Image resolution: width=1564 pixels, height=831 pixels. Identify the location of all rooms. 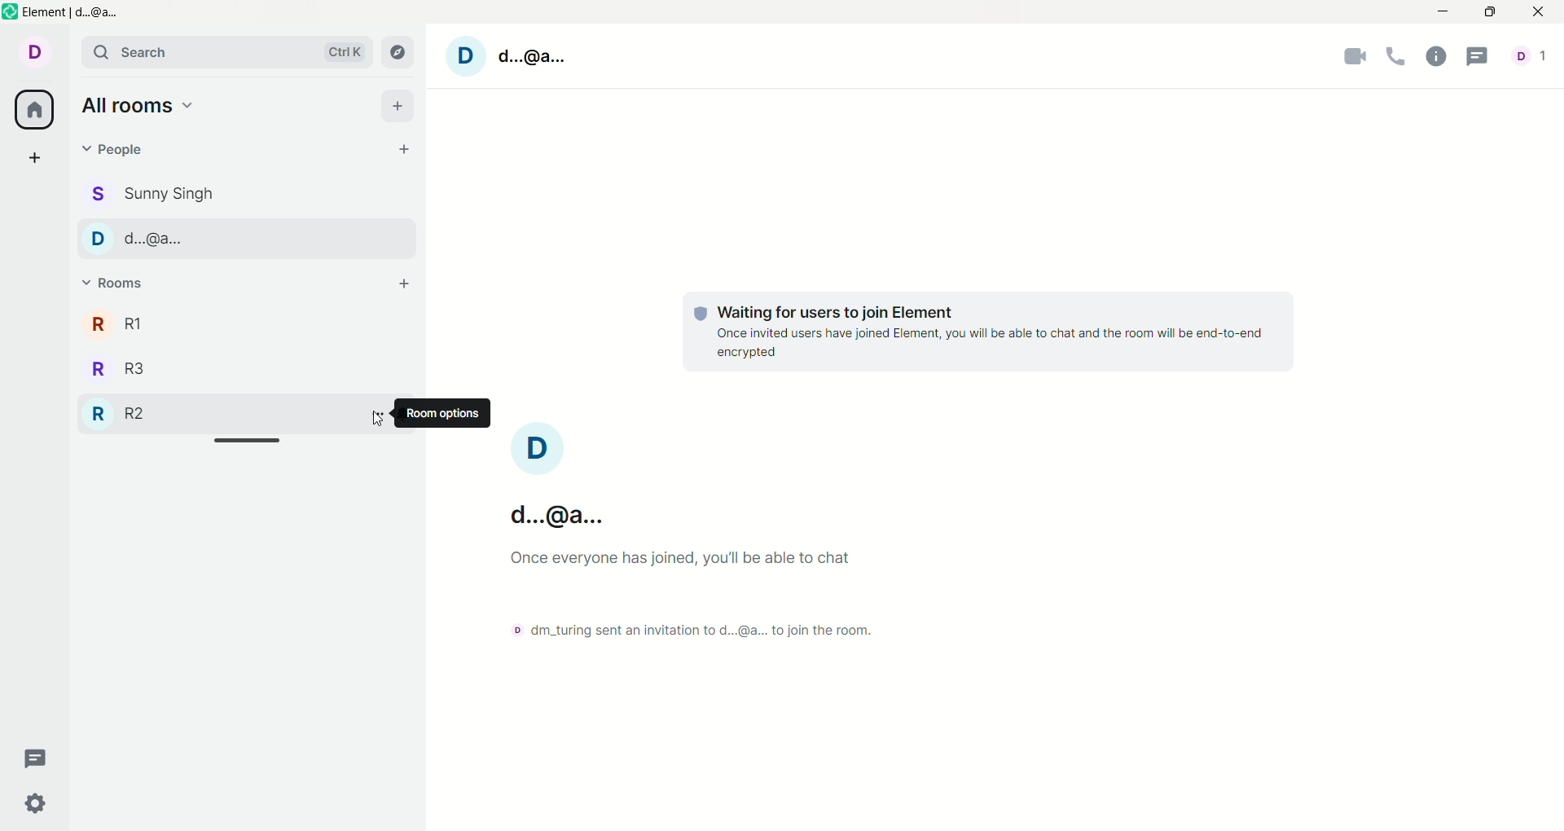
(138, 105).